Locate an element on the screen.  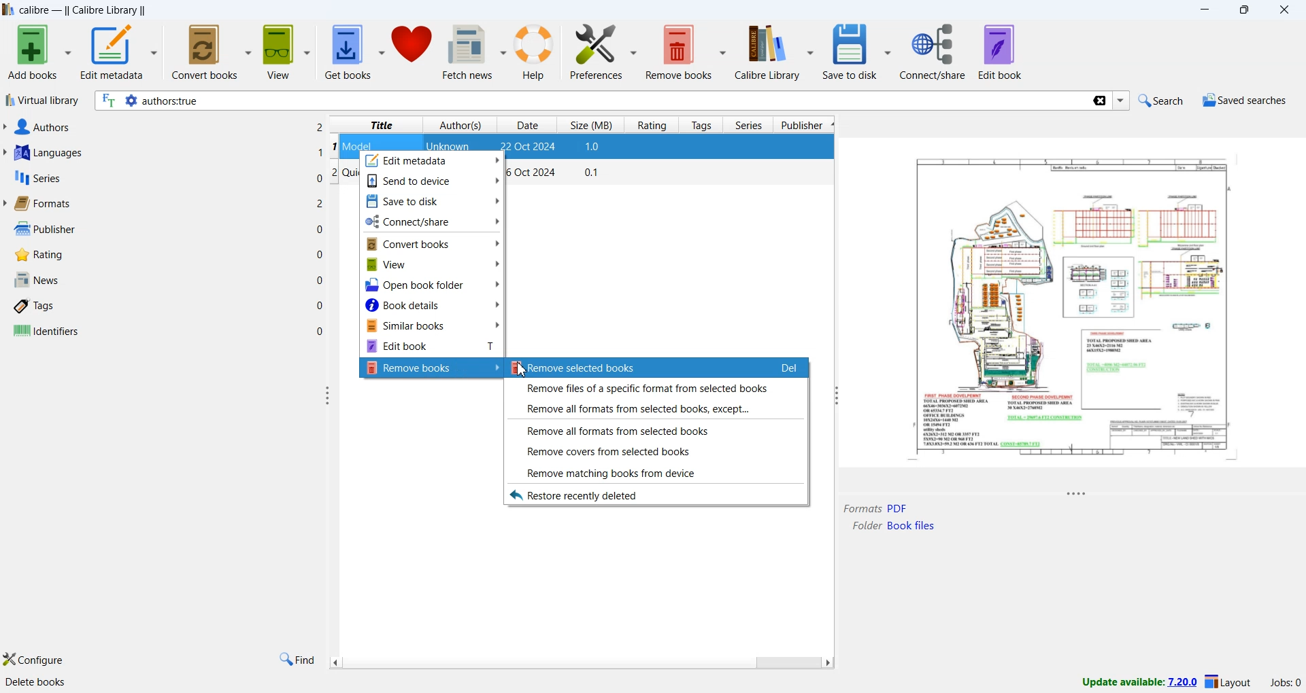
app name is located at coordinates (8, 10).